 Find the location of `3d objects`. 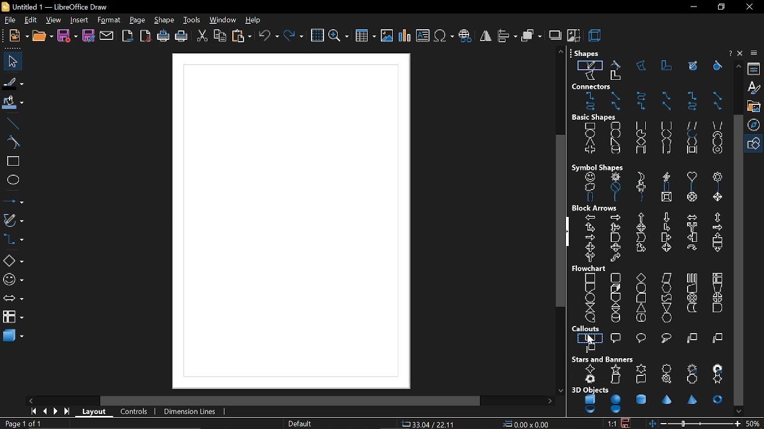

3d objects is located at coordinates (590, 390).